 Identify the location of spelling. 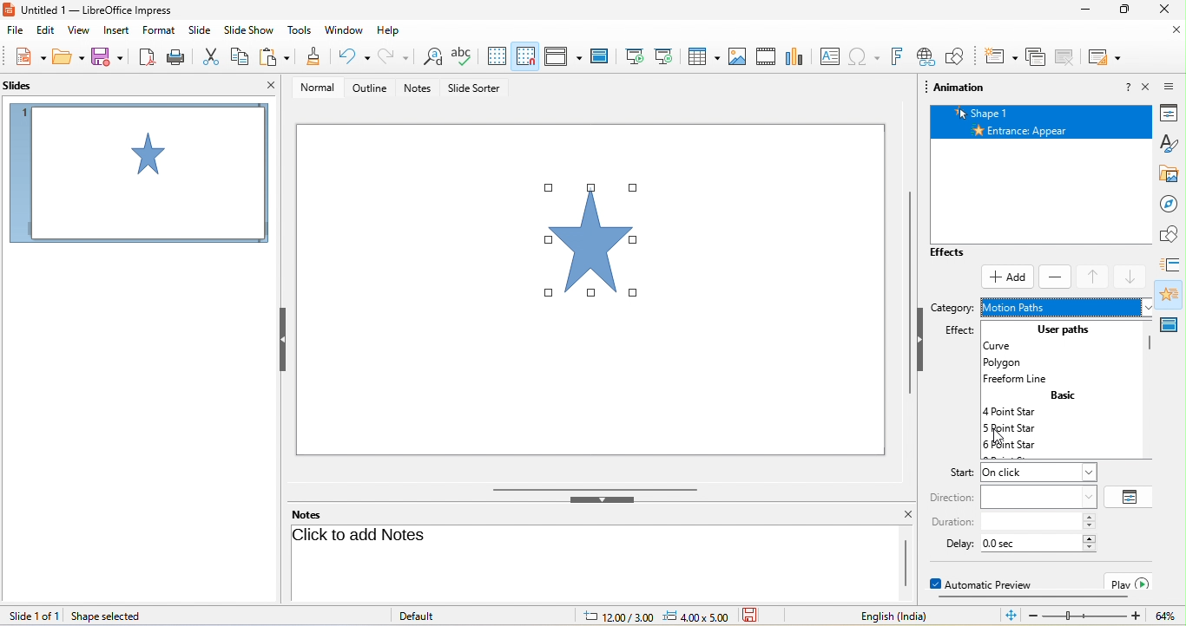
(463, 56).